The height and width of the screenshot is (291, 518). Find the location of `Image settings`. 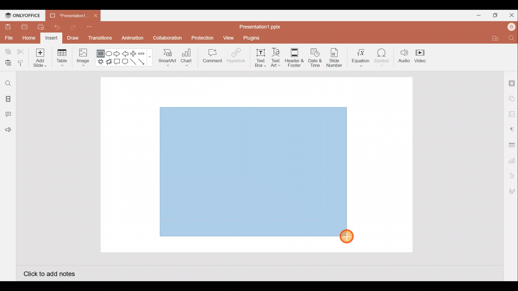

Image settings is located at coordinates (512, 114).